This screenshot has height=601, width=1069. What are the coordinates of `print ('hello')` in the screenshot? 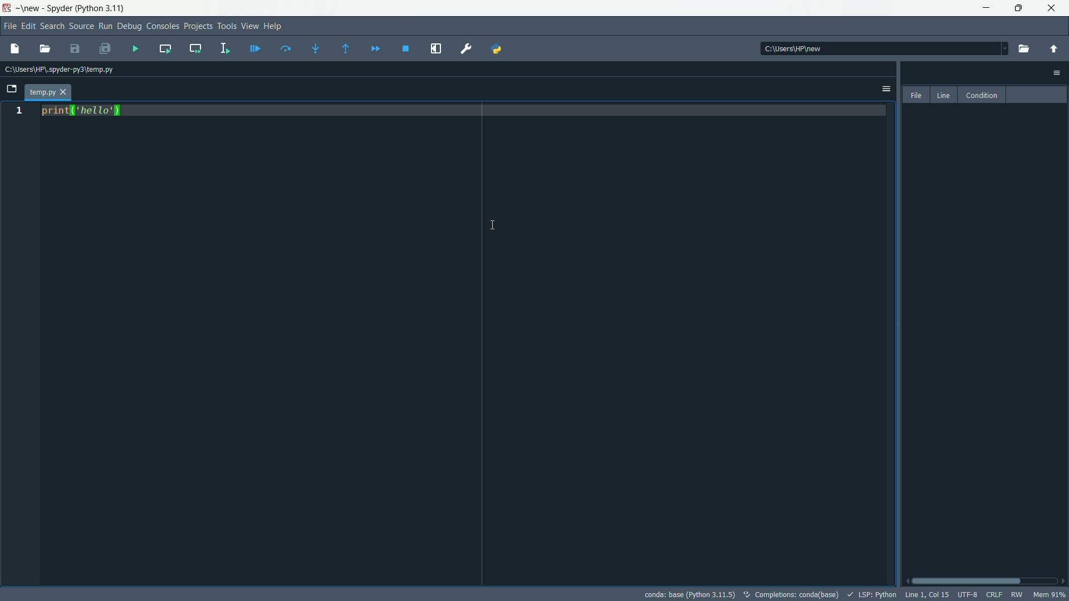 It's located at (85, 111).